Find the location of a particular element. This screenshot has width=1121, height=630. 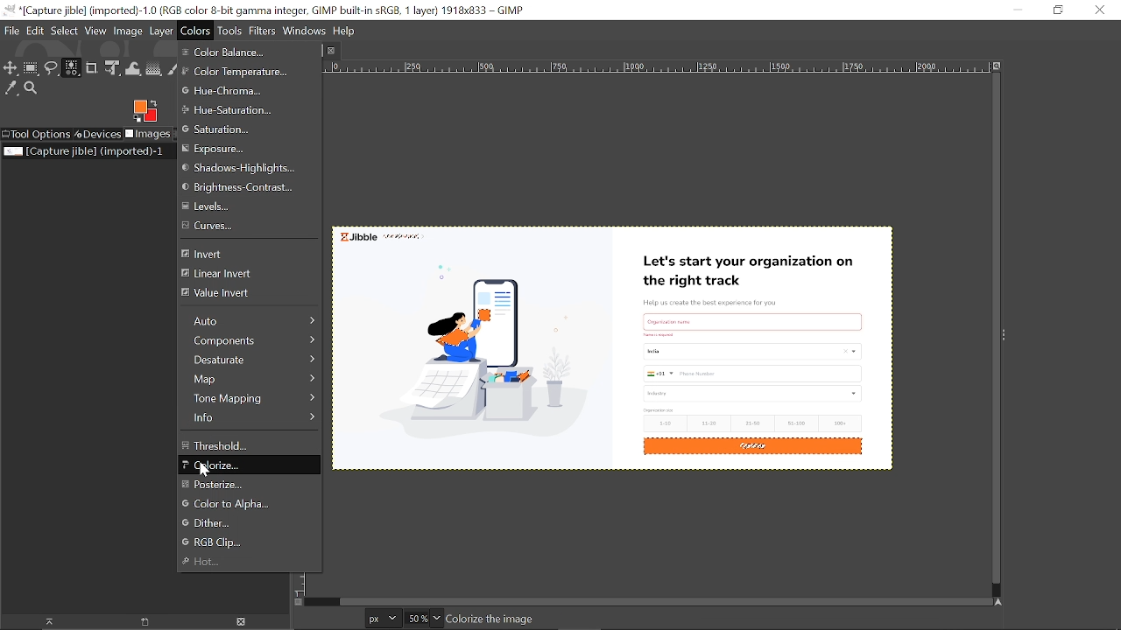

Free select tool is located at coordinates (52, 70).